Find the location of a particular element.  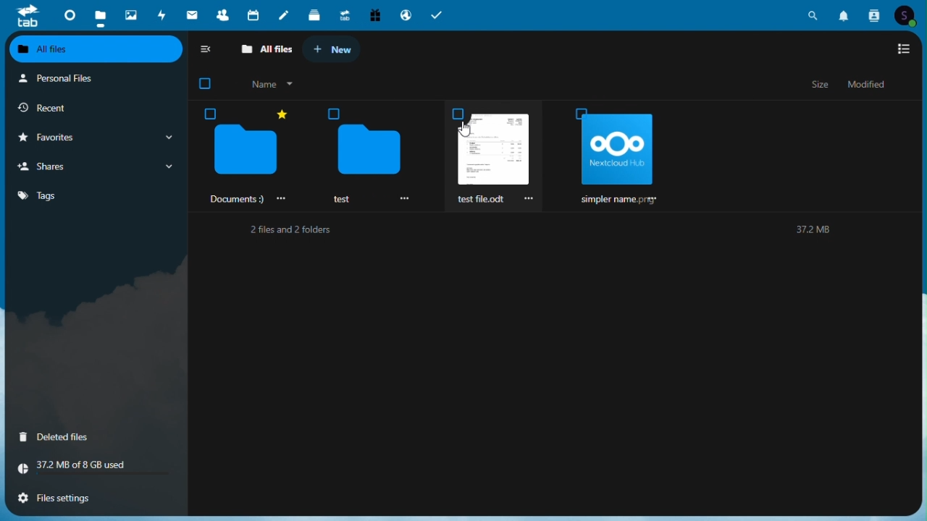

deck is located at coordinates (314, 15).